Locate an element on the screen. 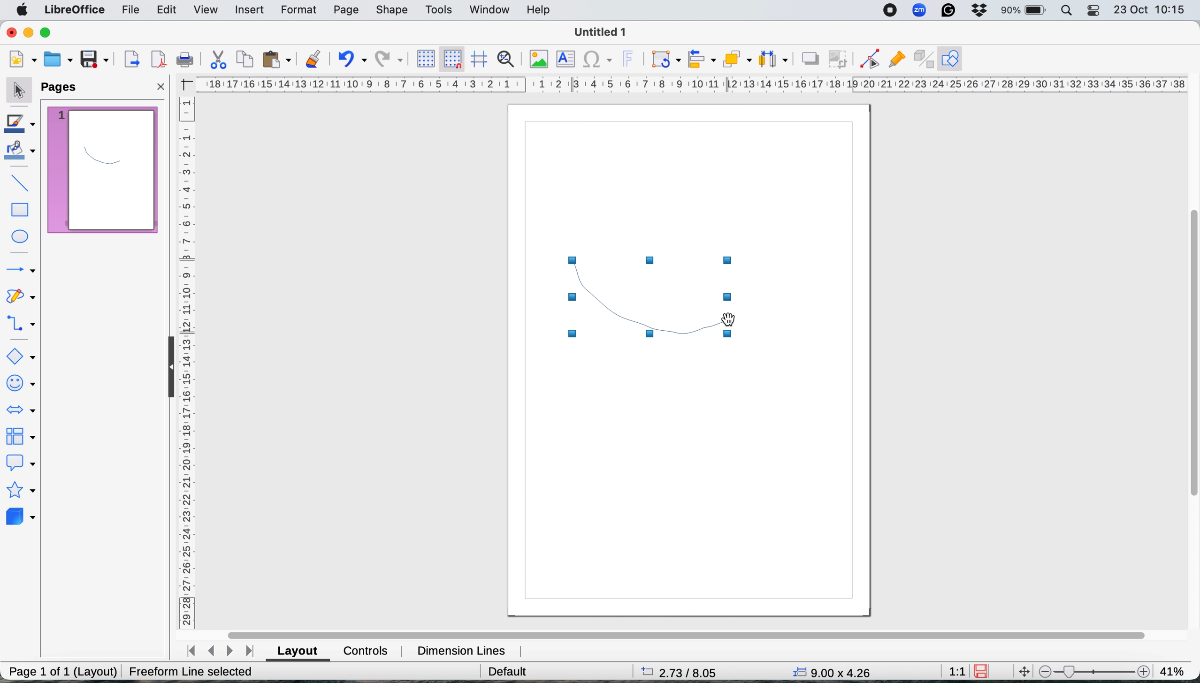  zoom scale is located at coordinates (1096, 670).